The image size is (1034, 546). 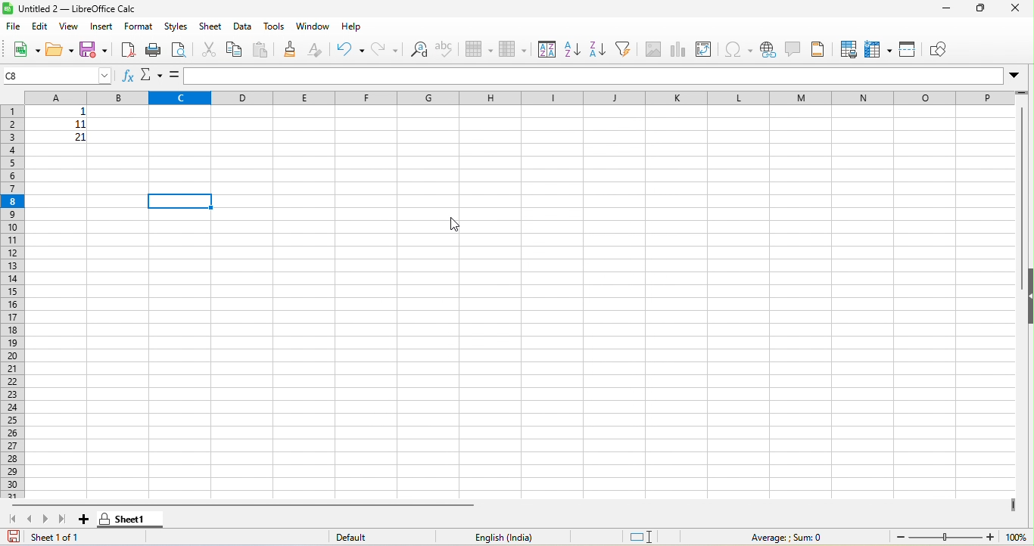 I want to click on find and replace, so click(x=425, y=49).